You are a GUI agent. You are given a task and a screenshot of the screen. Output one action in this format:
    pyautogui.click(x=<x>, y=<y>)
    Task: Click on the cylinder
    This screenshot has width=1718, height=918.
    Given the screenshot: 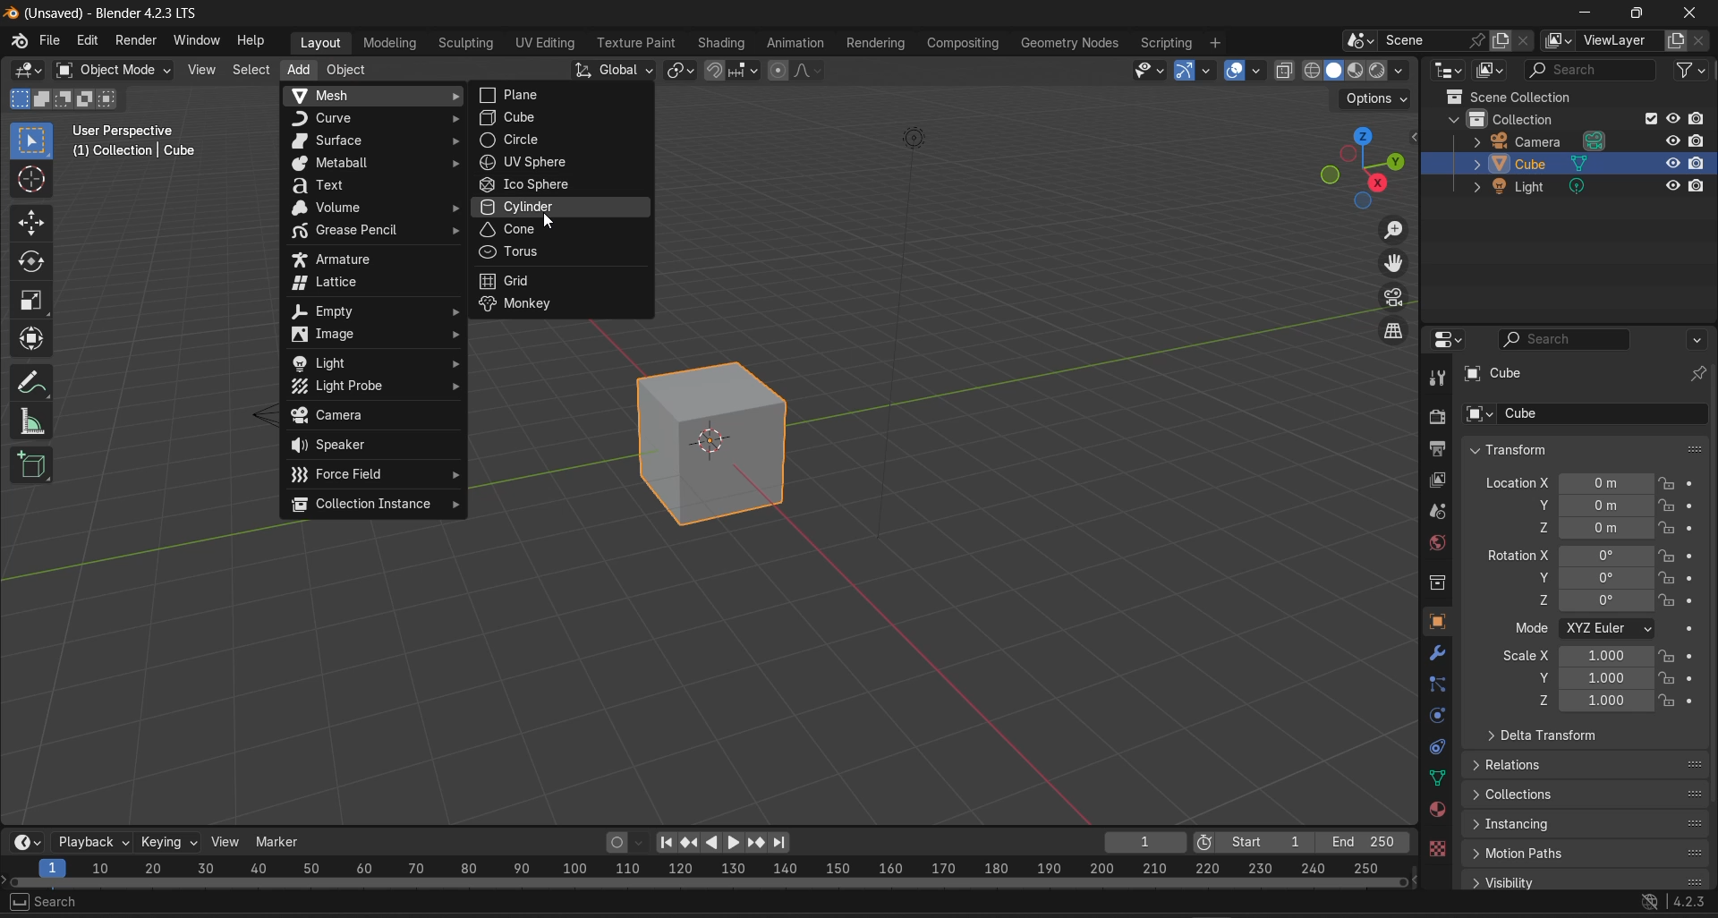 What is the action you would take?
    pyautogui.click(x=560, y=207)
    